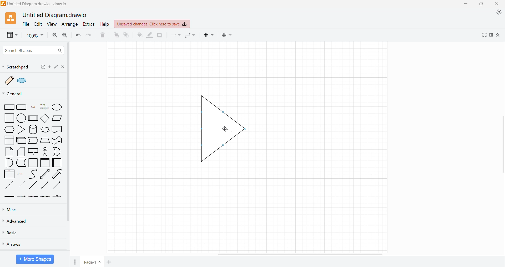 This screenshot has width=505, height=267. I want to click on Shape, so click(210, 124).